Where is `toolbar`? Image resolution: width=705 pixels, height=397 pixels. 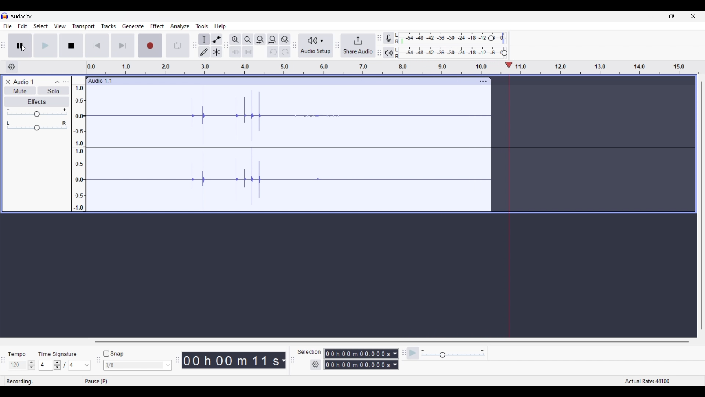
toolbar is located at coordinates (379, 44).